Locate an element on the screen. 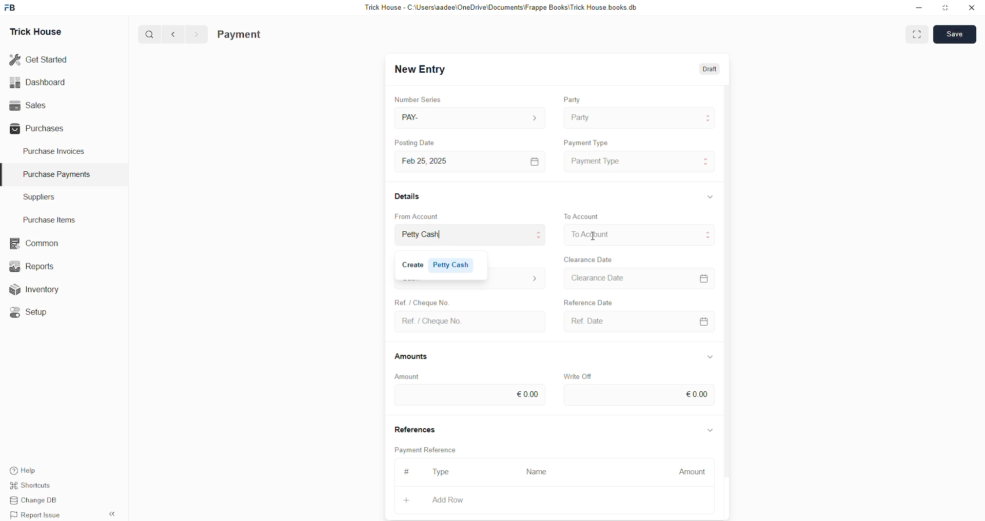 This screenshot has width=985, height=521.  Get Started is located at coordinates (39, 58).